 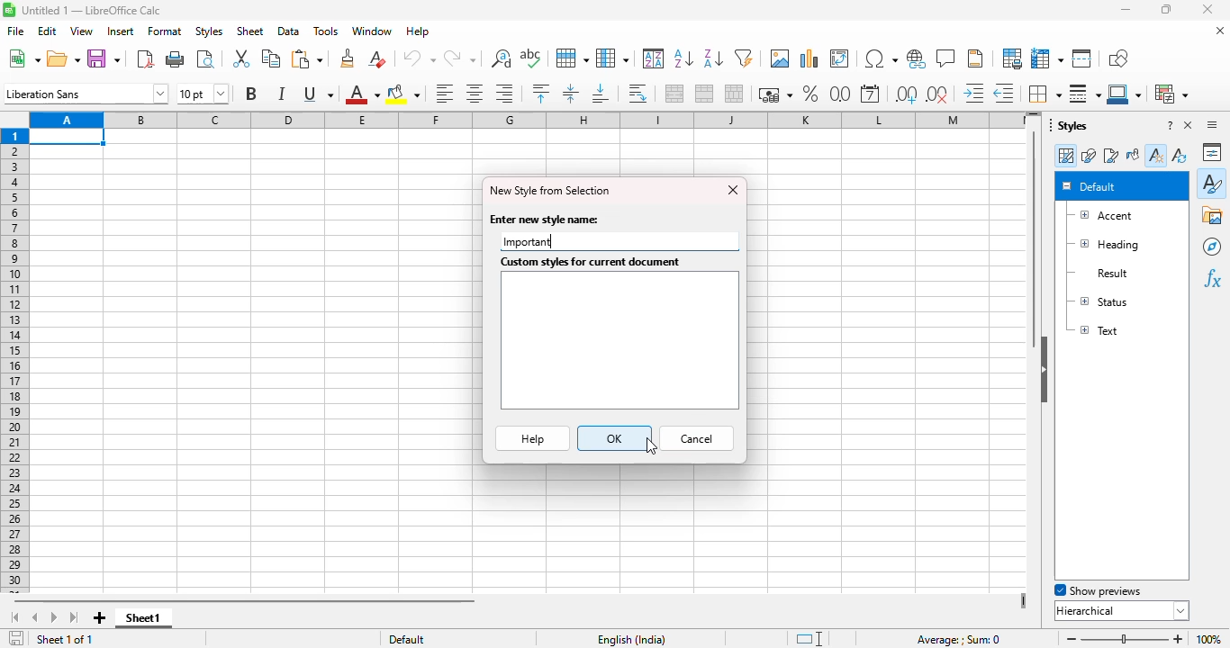 What do you see at coordinates (1099, 301) in the screenshot?
I see `status` at bounding box center [1099, 301].